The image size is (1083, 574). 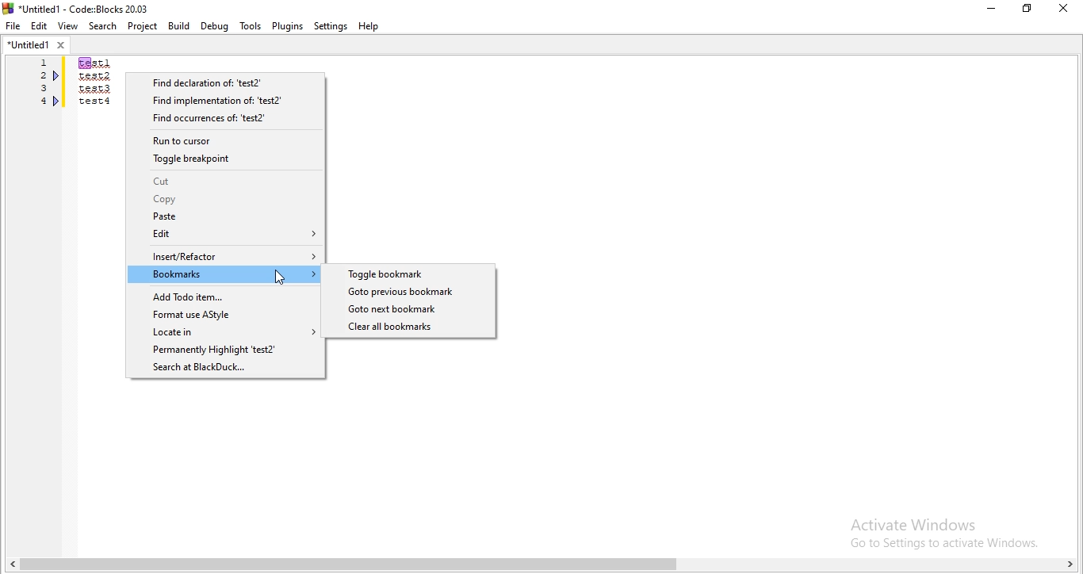 I want to click on Insert/Refactor, so click(x=226, y=255).